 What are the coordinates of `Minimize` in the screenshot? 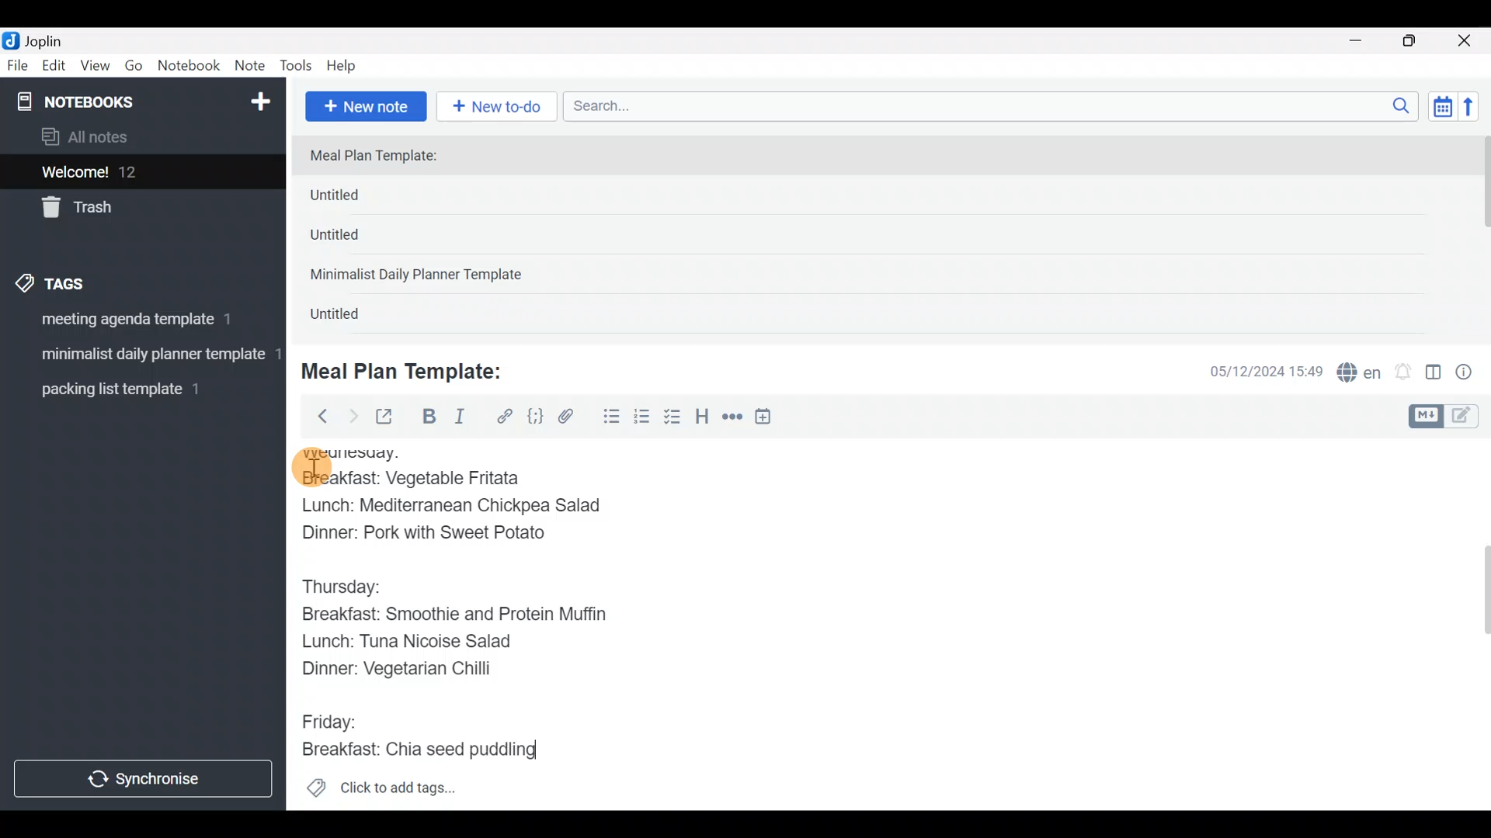 It's located at (1364, 39).